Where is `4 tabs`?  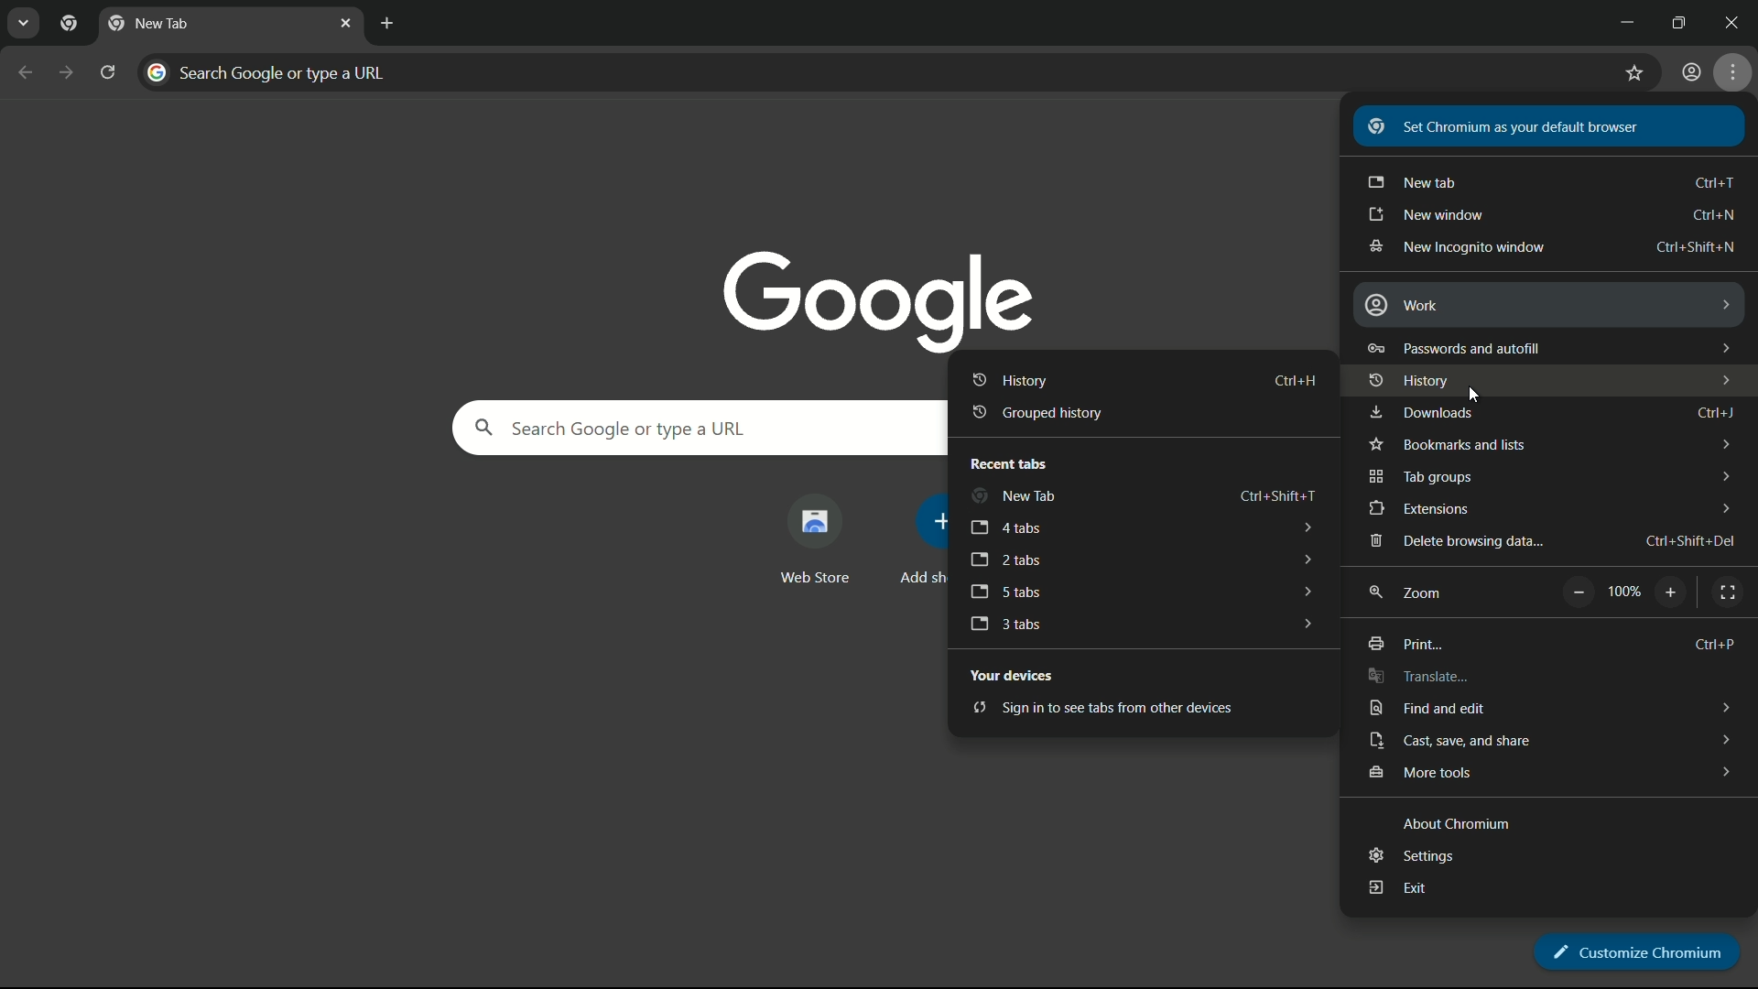 4 tabs is located at coordinates (1004, 529).